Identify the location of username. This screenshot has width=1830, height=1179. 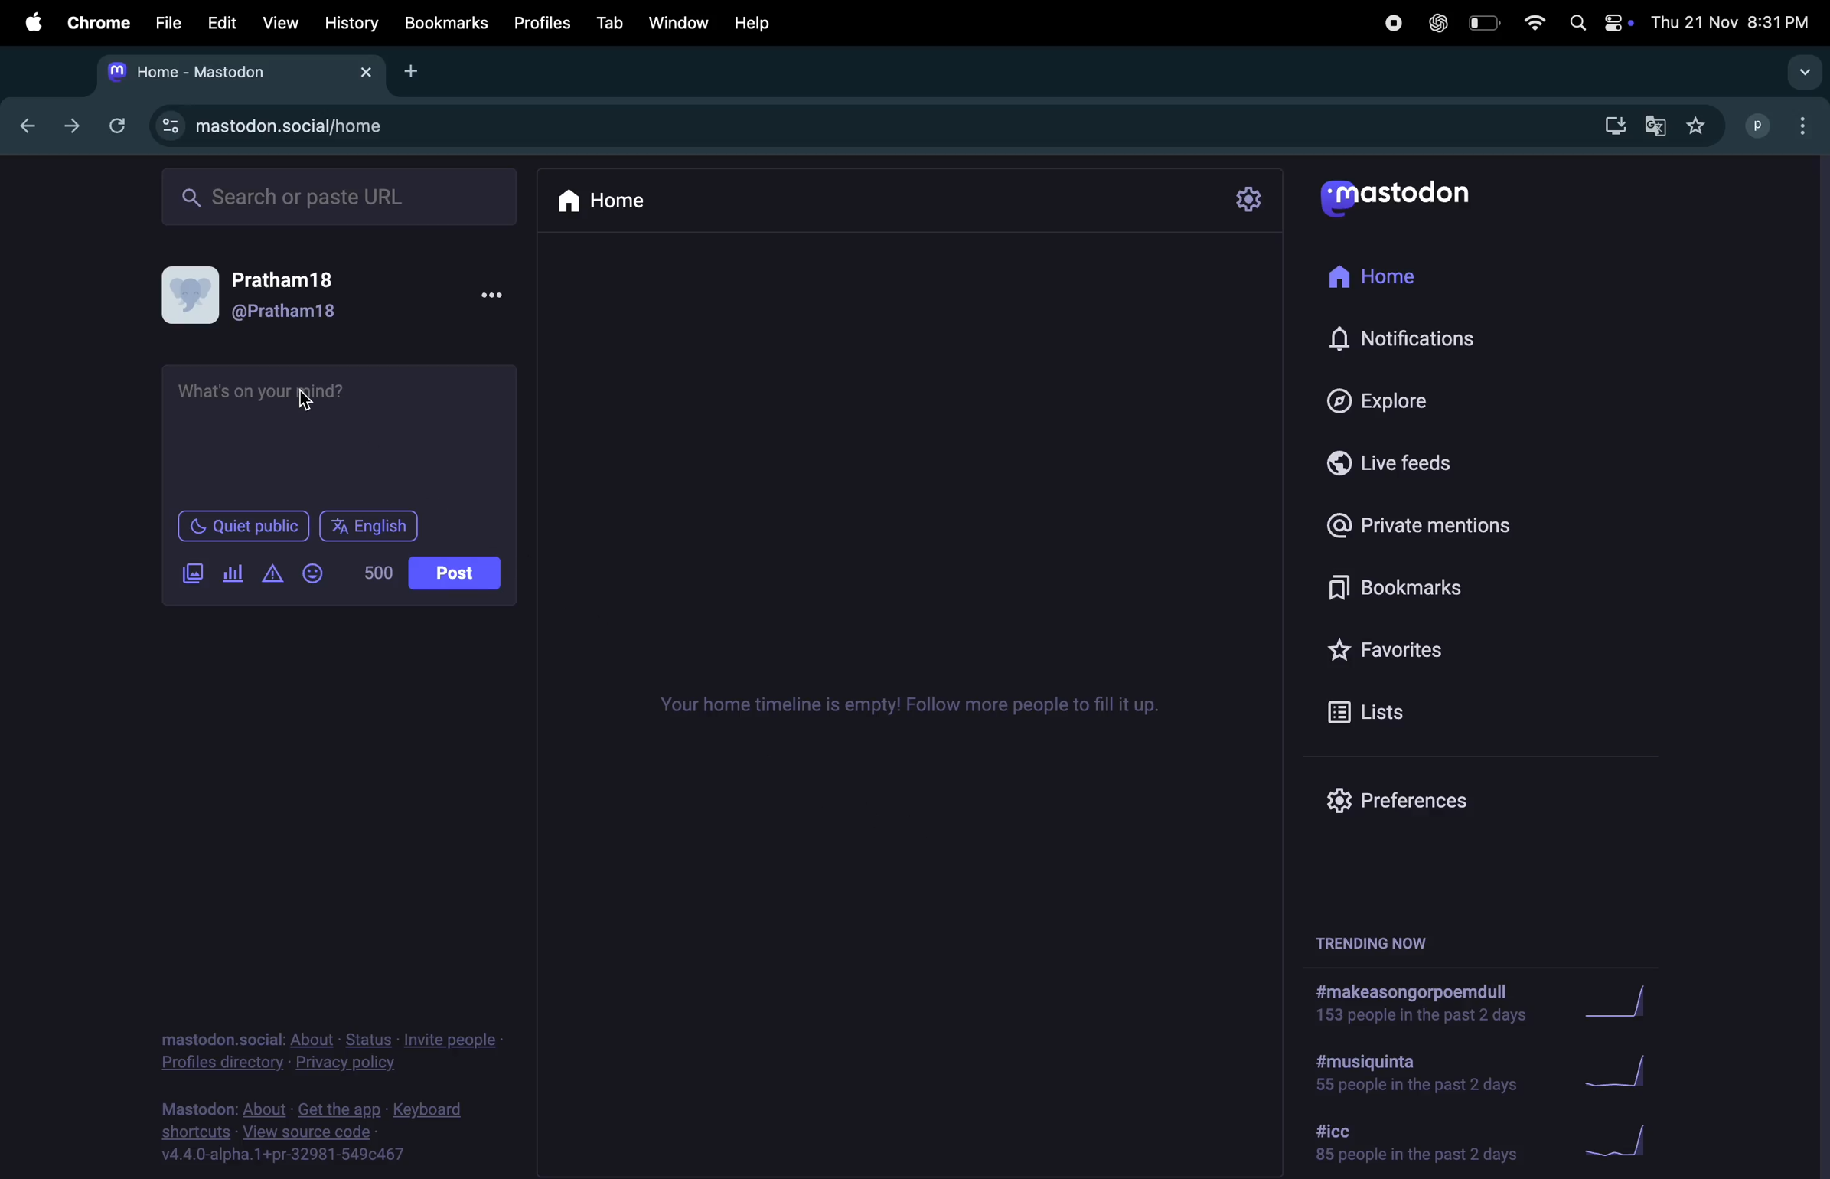
(1760, 126).